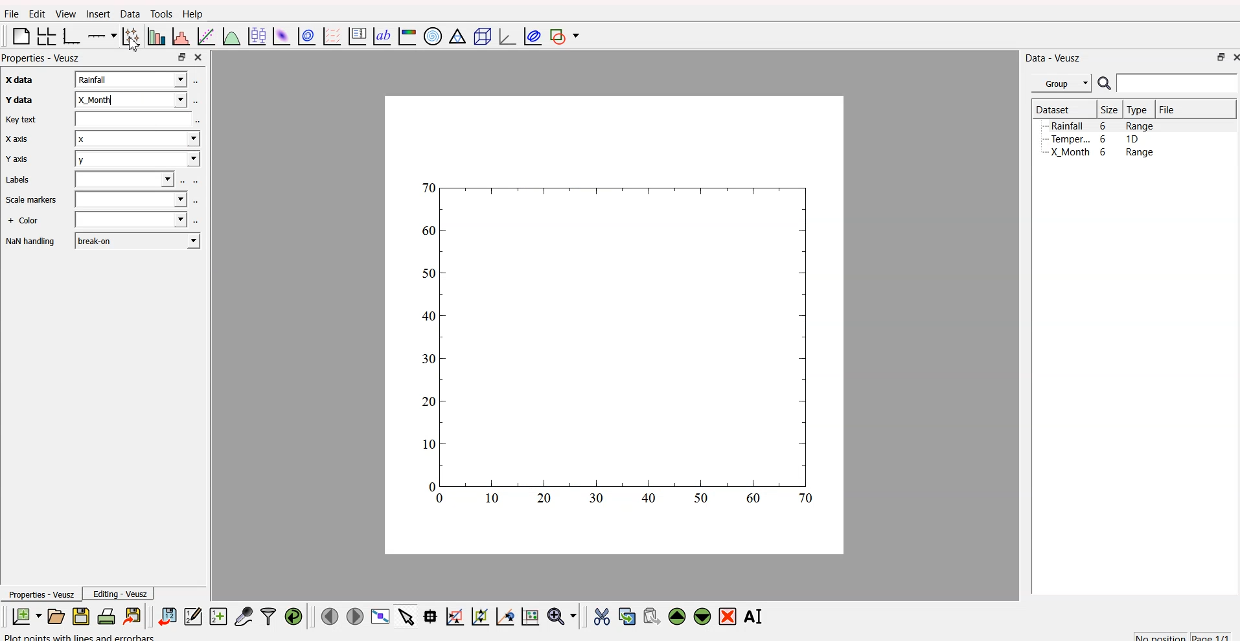 The width and height of the screenshot is (1240, 641). I want to click on new document, so click(26, 617).